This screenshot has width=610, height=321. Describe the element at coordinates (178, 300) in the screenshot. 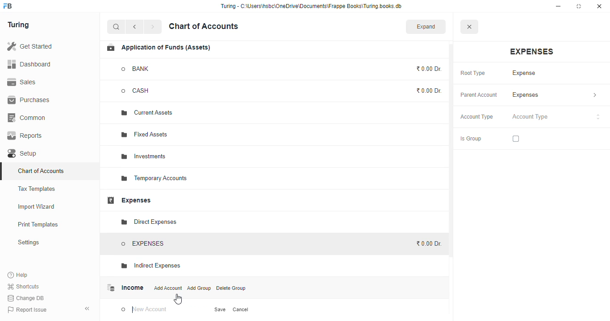

I see `cursor` at that location.